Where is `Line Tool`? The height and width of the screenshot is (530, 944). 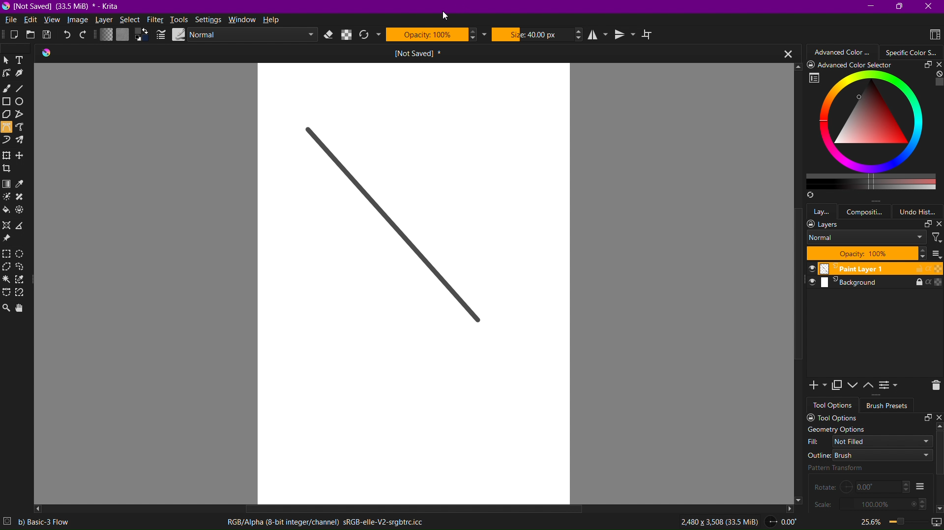 Line Tool is located at coordinates (24, 89).